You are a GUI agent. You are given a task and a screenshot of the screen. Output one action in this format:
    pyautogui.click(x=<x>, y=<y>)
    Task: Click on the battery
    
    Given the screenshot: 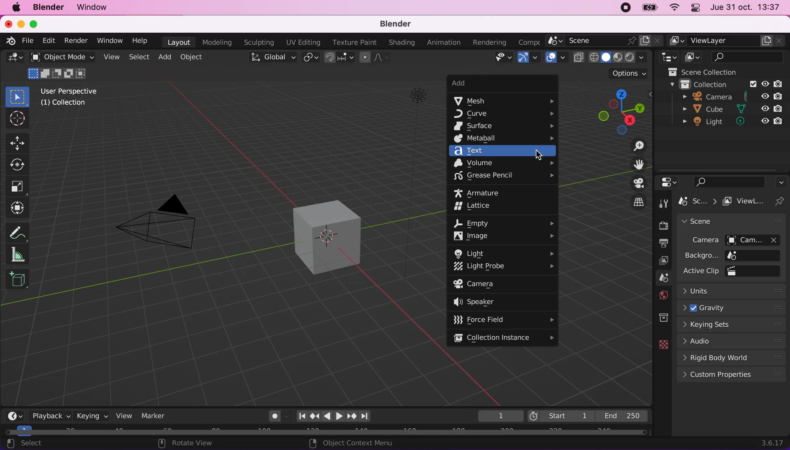 What is the action you would take?
    pyautogui.click(x=648, y=7)
    